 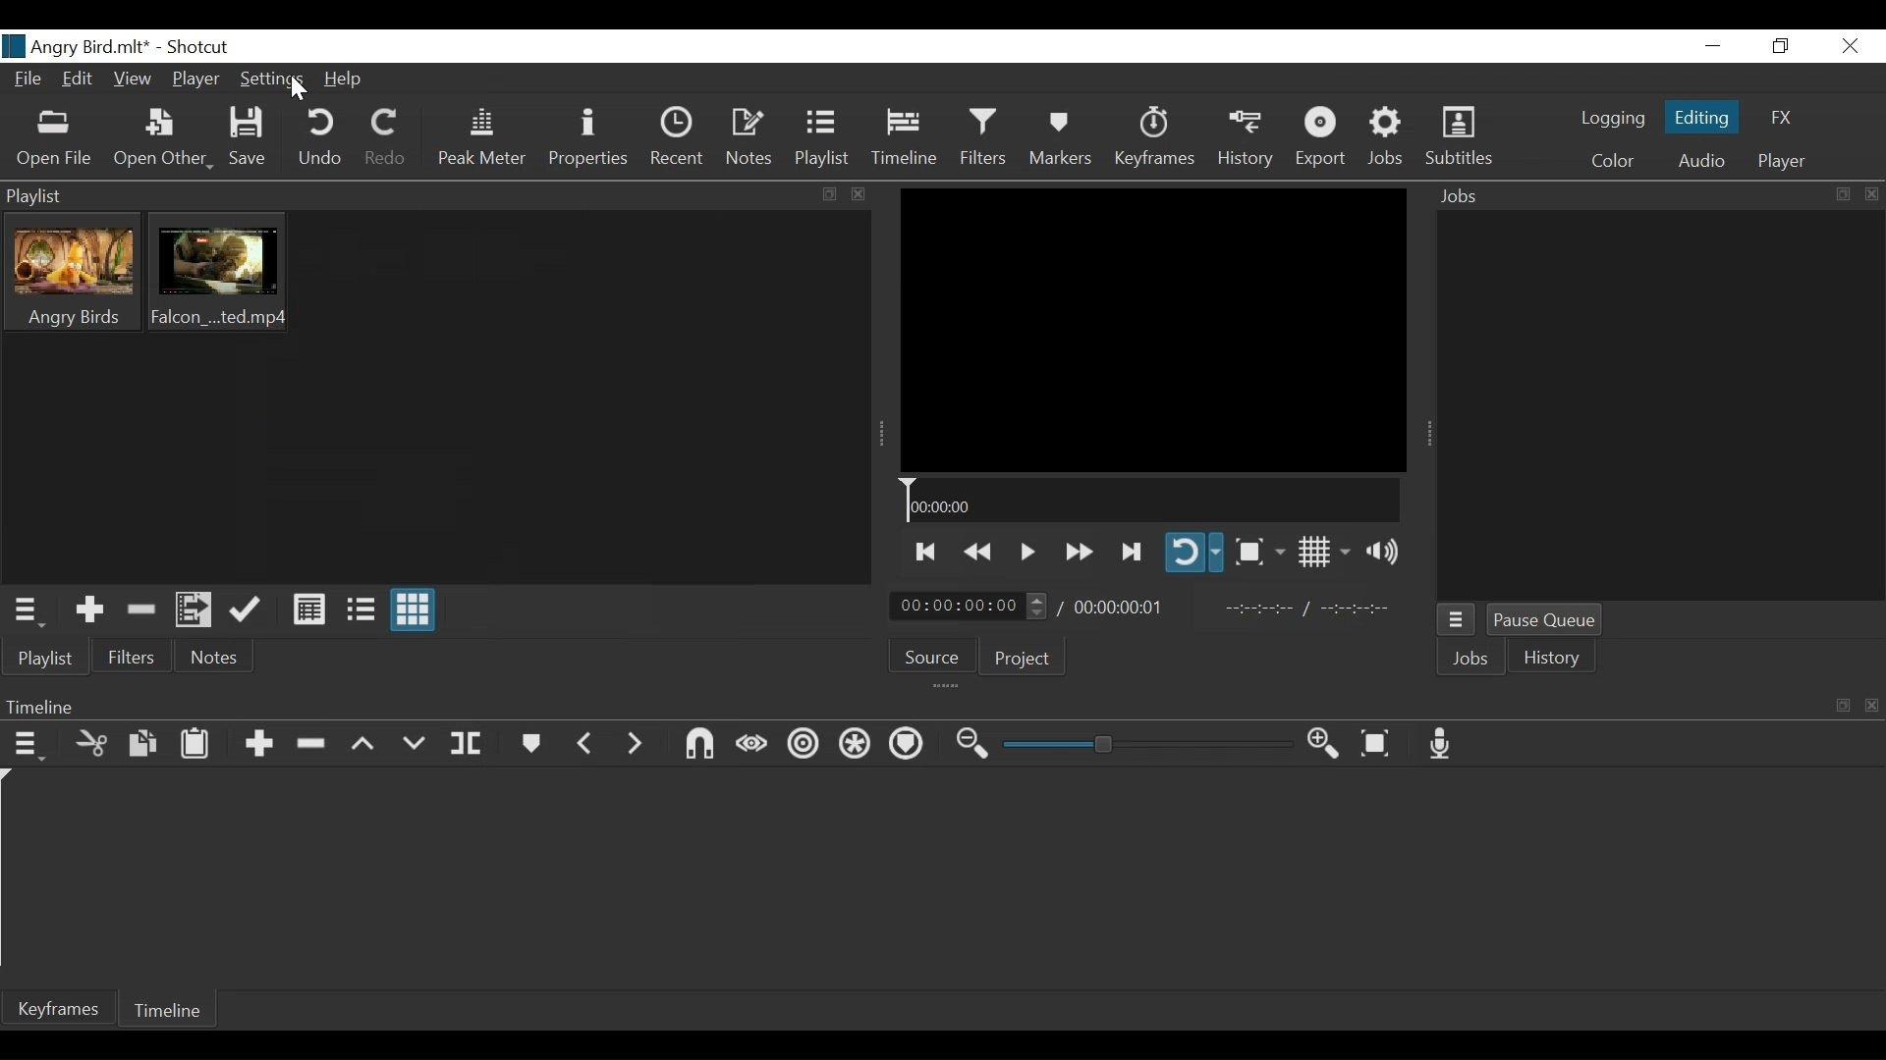 I want to click on FX, so click(x=1783, y=118).